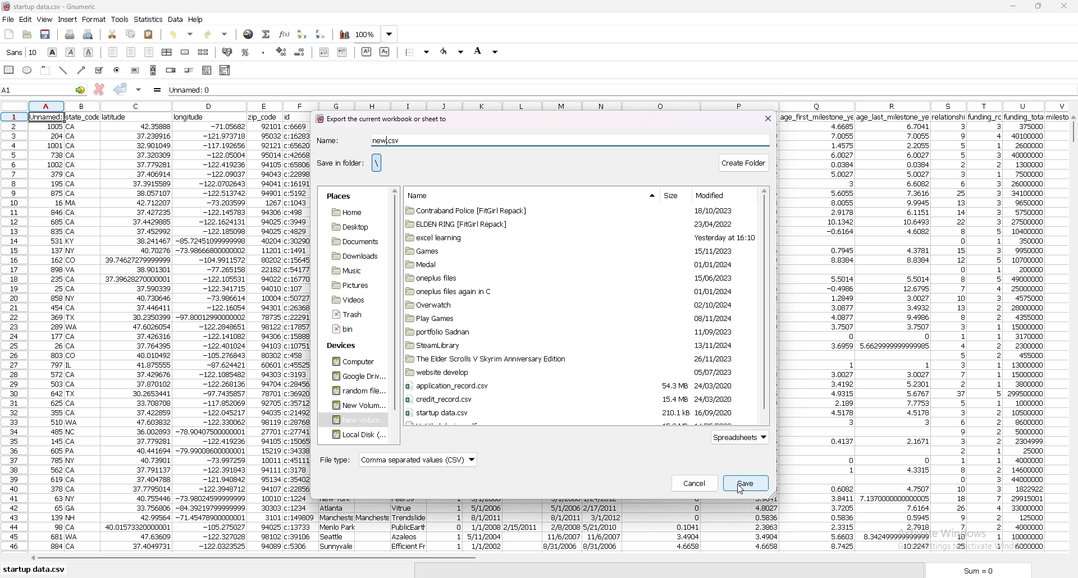  Describe the element at coordinates (642, 196) in the screenshot. I see `show` at that location.